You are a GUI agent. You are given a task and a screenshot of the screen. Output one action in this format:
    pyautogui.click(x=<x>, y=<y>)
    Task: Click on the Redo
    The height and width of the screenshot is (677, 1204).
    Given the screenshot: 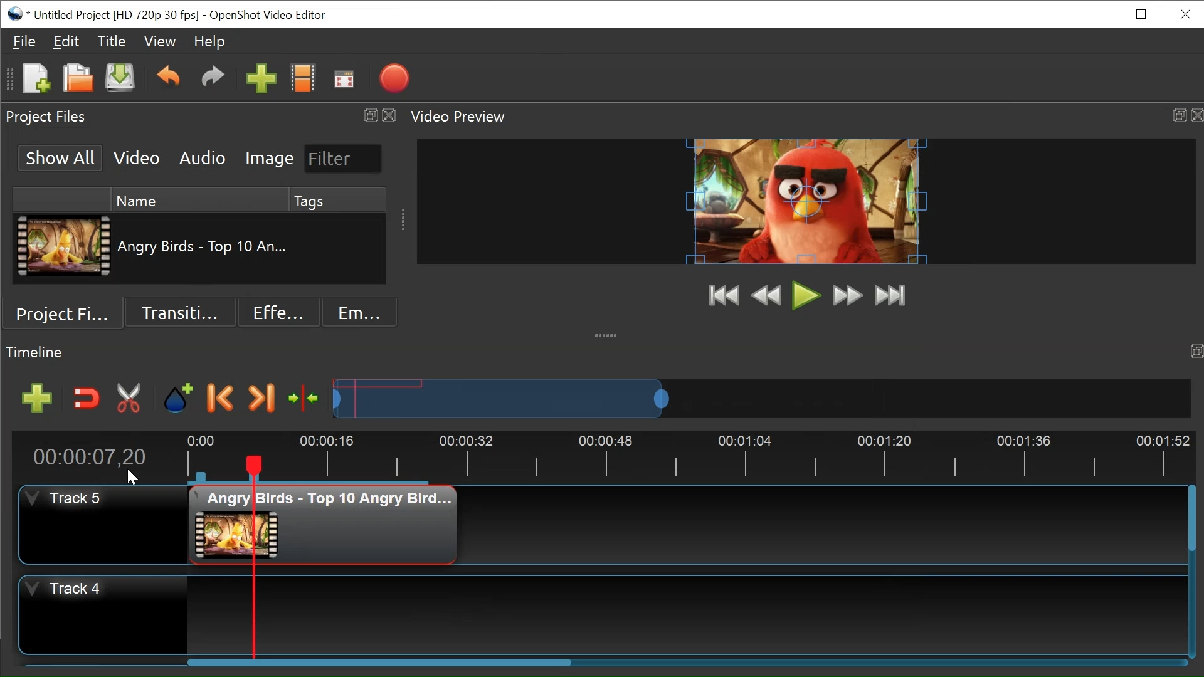 What is the action you would take?
    pyautogui.click(x=214, y=80)
    